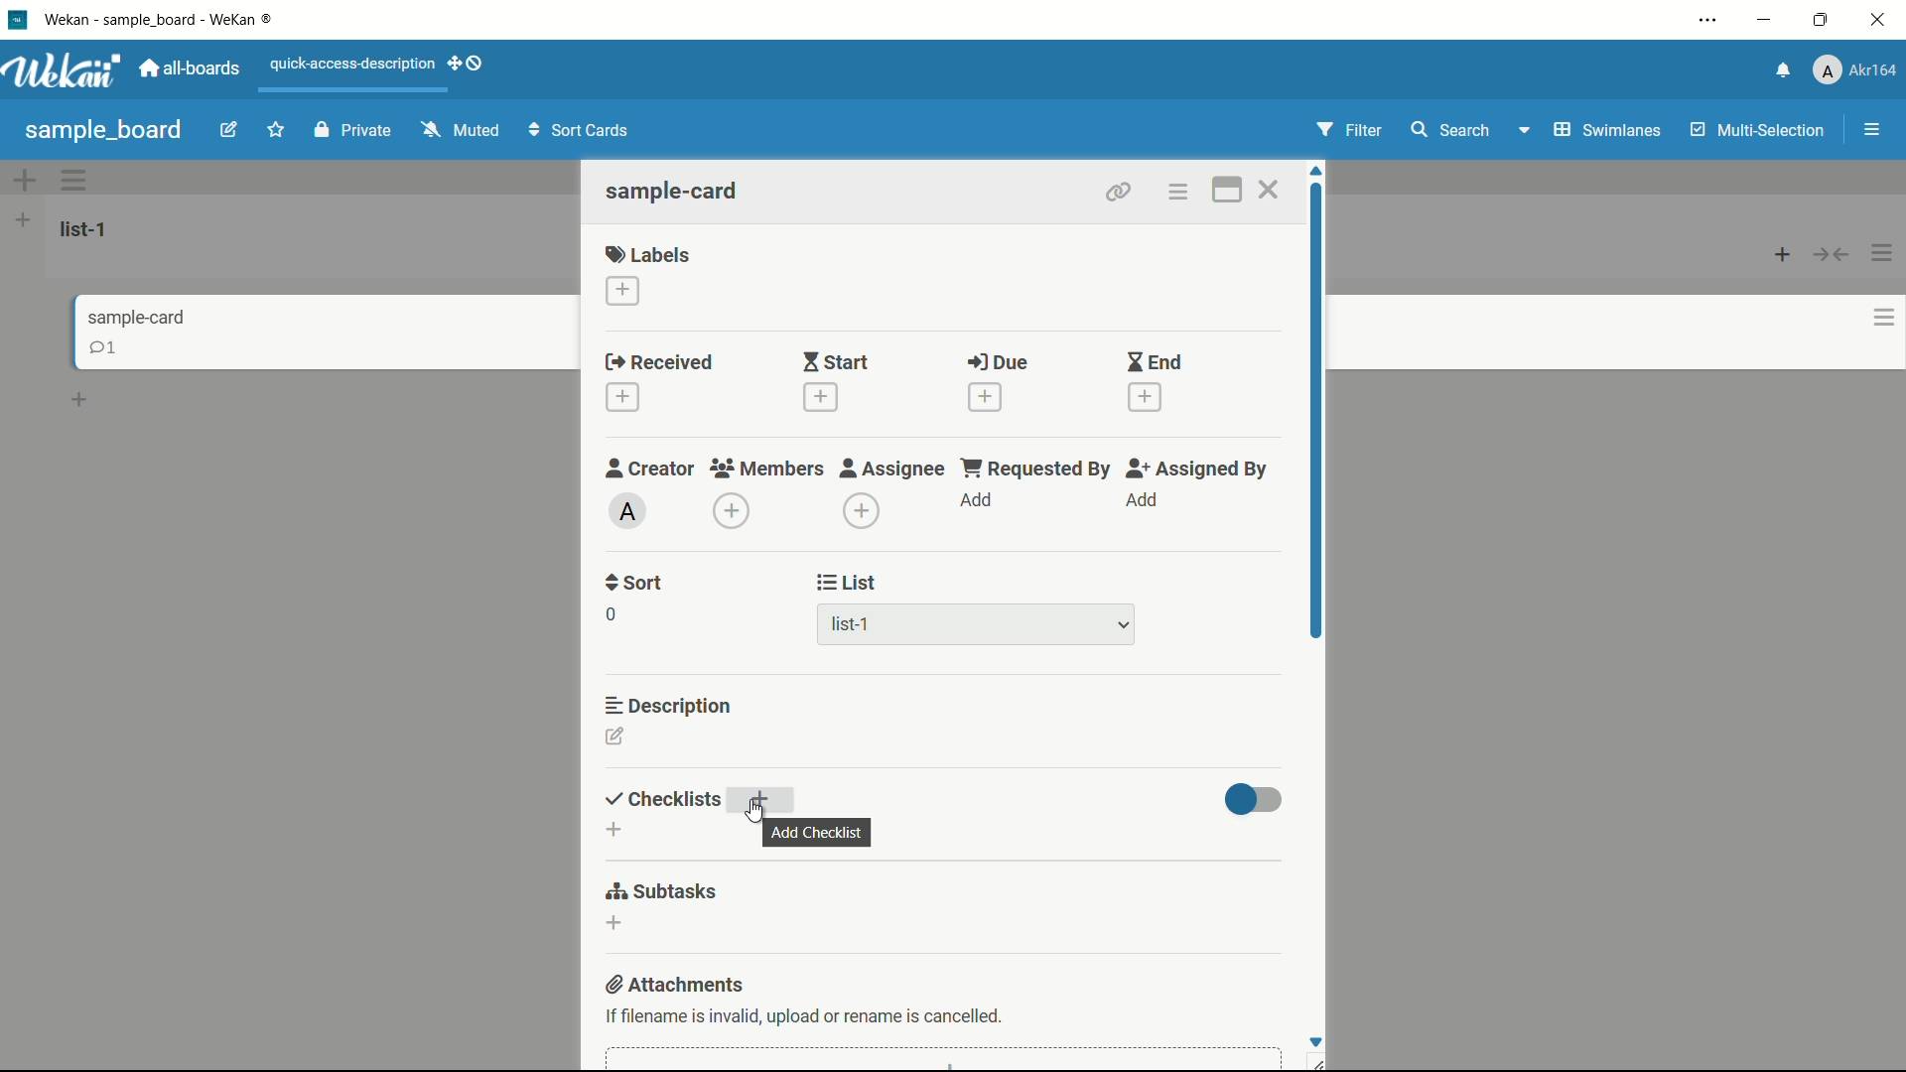 The width and height of the screenshot is (1906, 1072). What do you see at coordinates (615, 737) in the screenshot?
I see `edit description` at bounding box center [615, 737].